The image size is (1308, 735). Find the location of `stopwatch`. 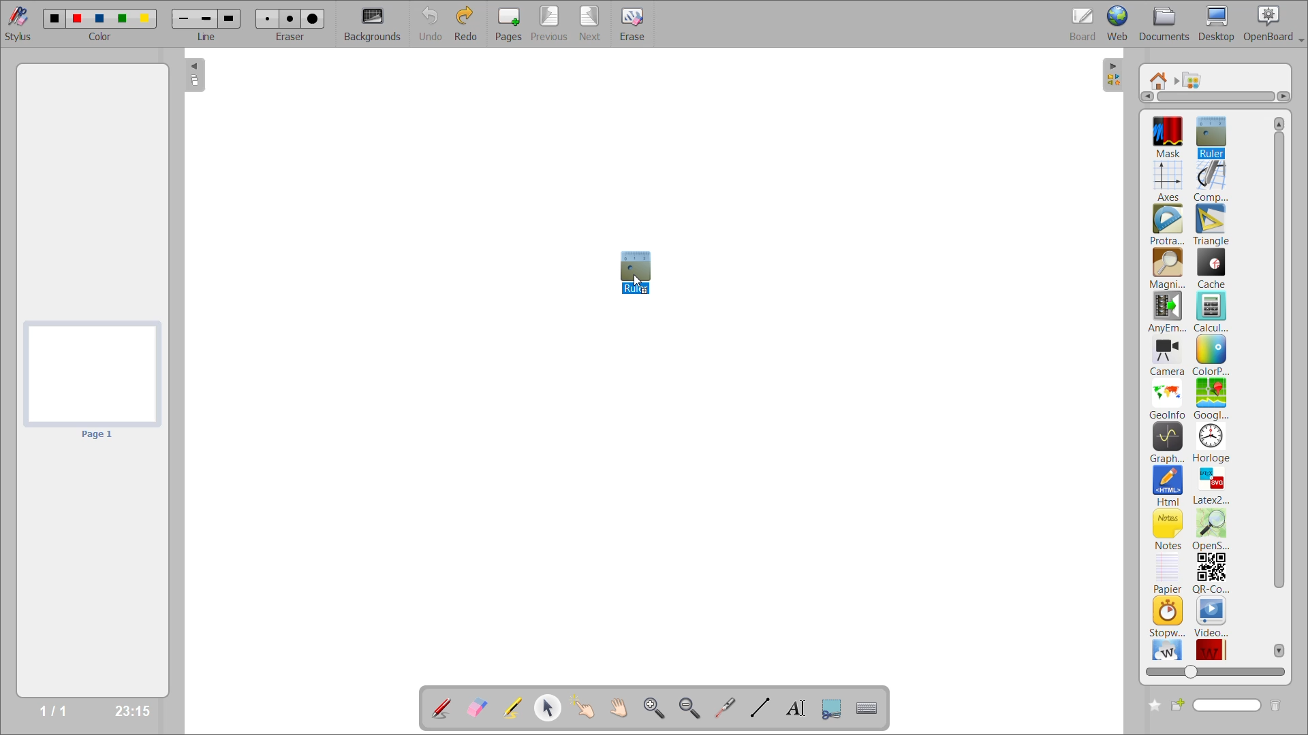

stopwatch is located at coordinates (1167, 616).